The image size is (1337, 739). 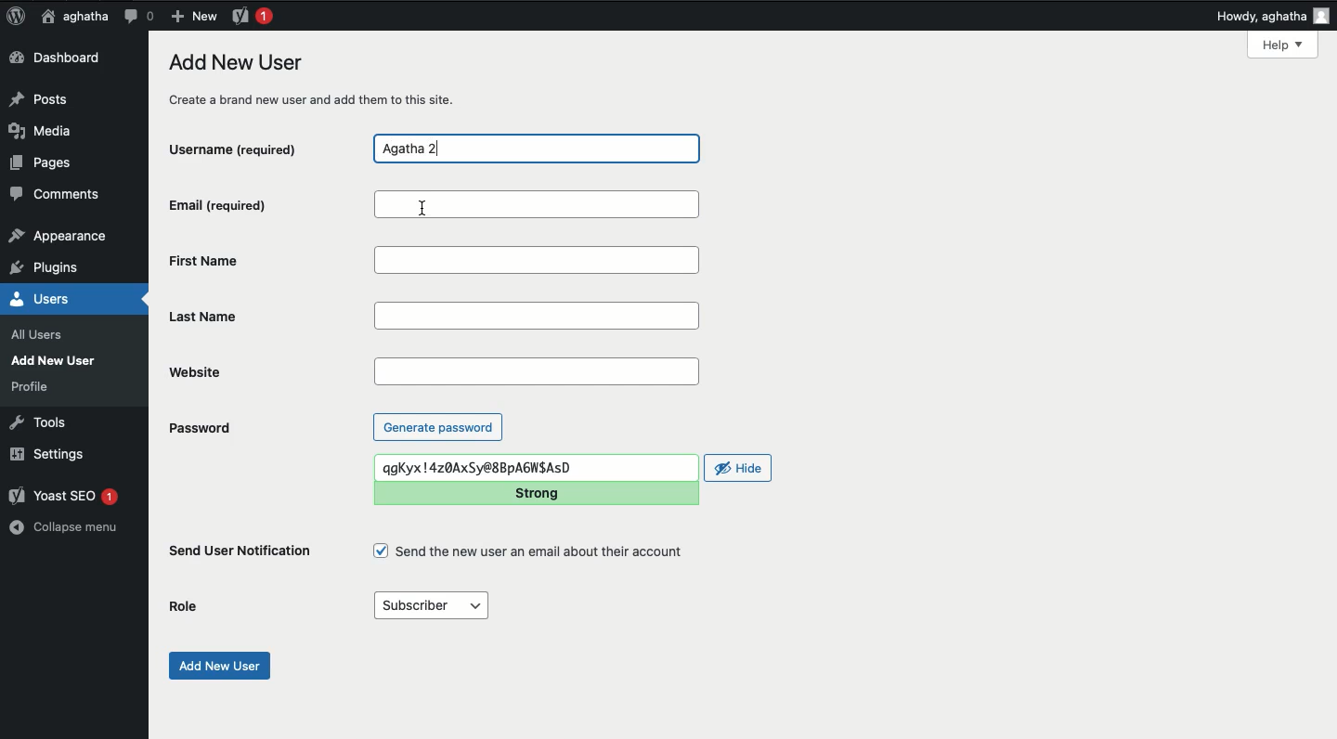 What do you see at coordinates (42, 335) in the screenshot?
I see `all users` at bounding box center [42, 335].